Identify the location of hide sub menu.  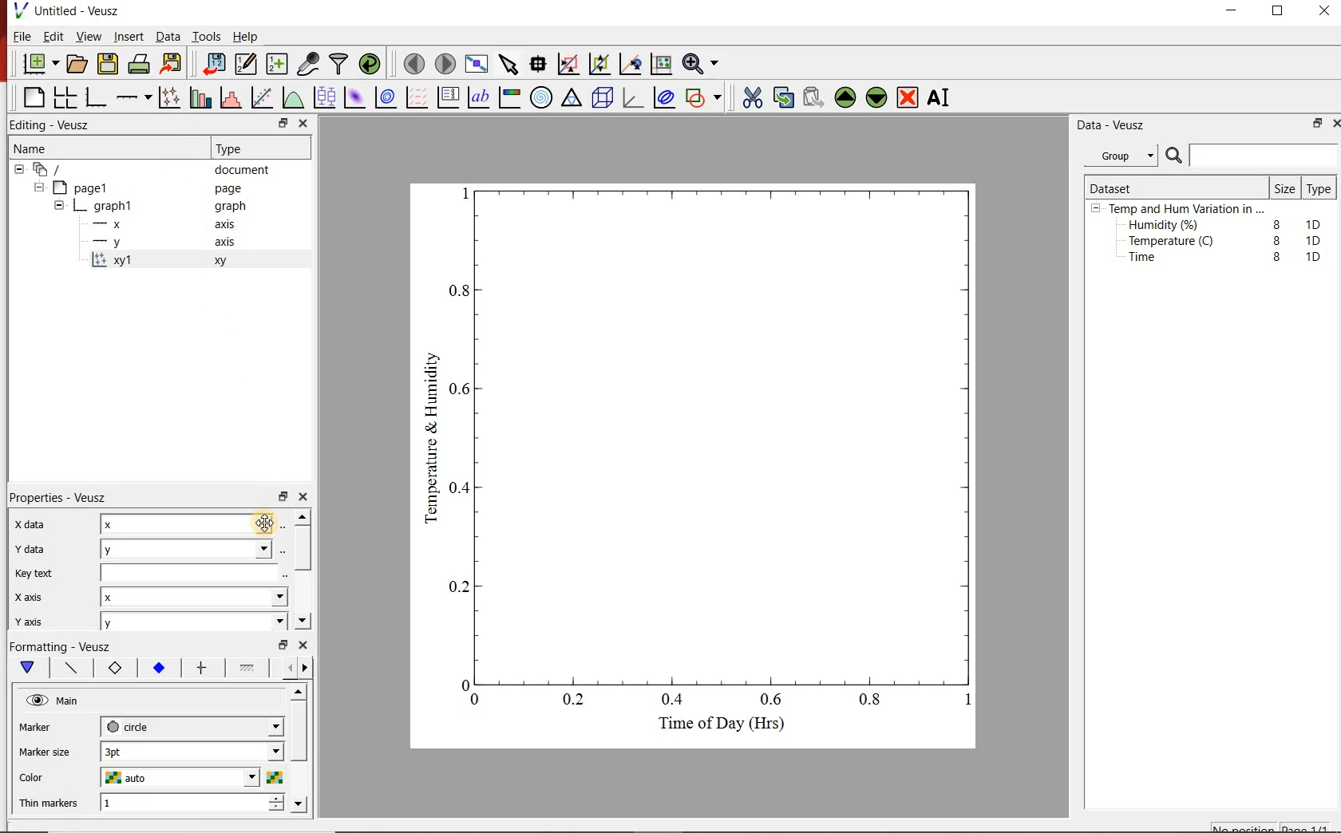
(18, 172).